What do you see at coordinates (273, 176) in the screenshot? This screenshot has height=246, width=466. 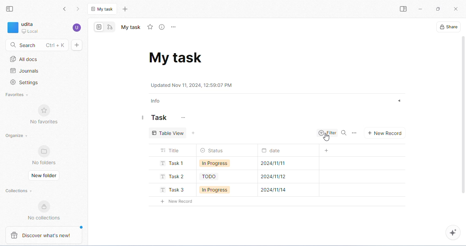 I see `submission date for task2` at bounding box center [273, 176].